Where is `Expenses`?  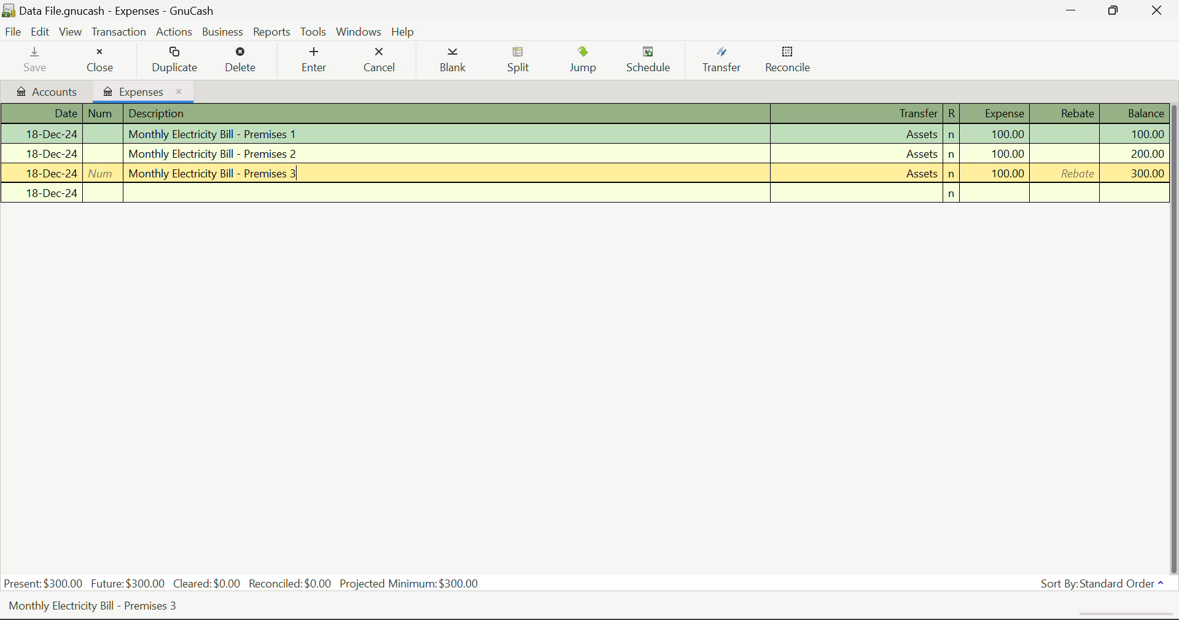
Expenses is located at coordinates (143, 90).